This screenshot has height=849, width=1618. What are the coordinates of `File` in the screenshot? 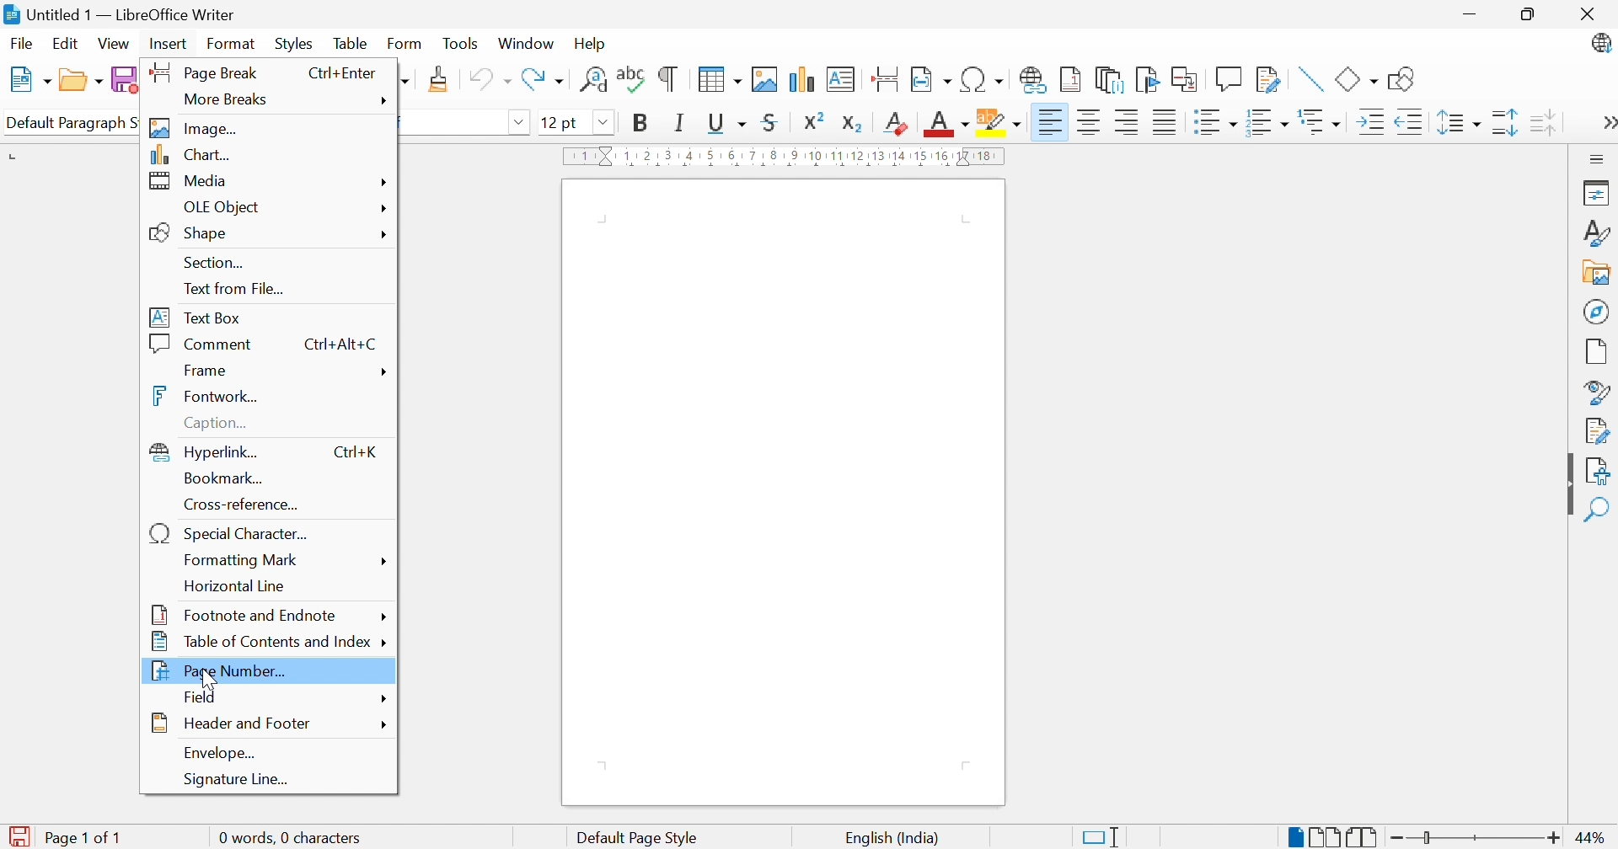 It's located at (19, 44).